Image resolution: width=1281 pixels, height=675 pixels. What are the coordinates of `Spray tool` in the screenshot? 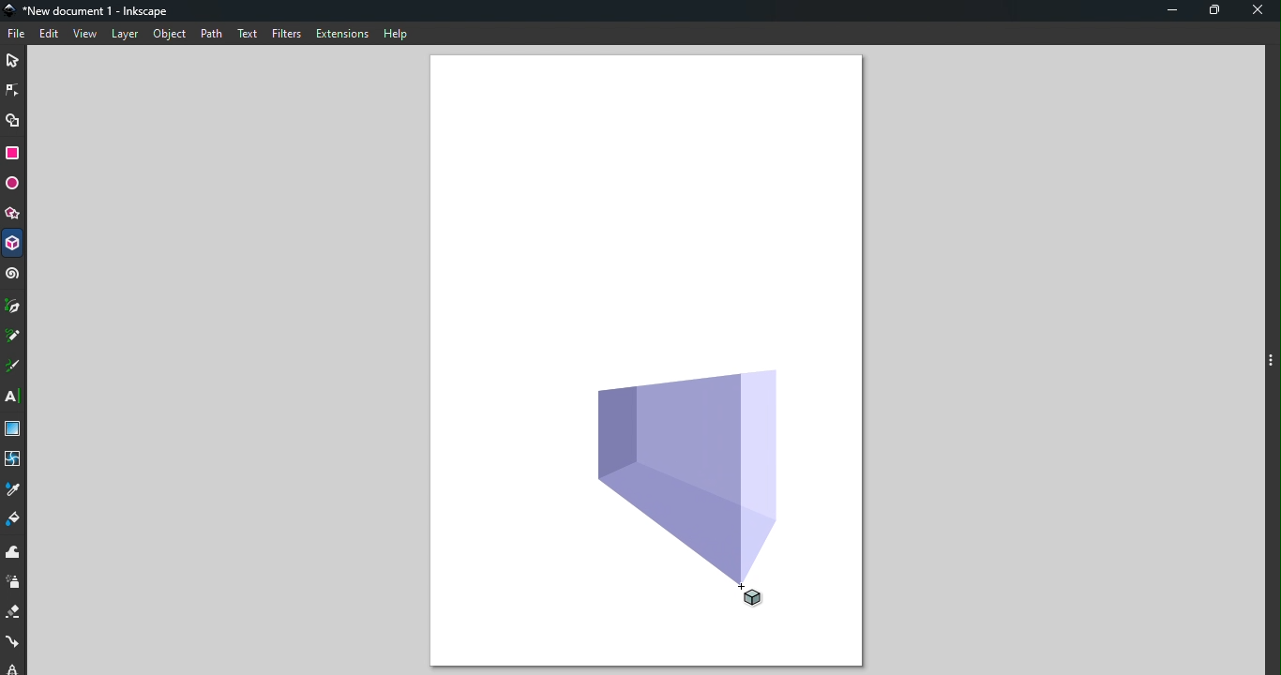 It's located at (14, 585).